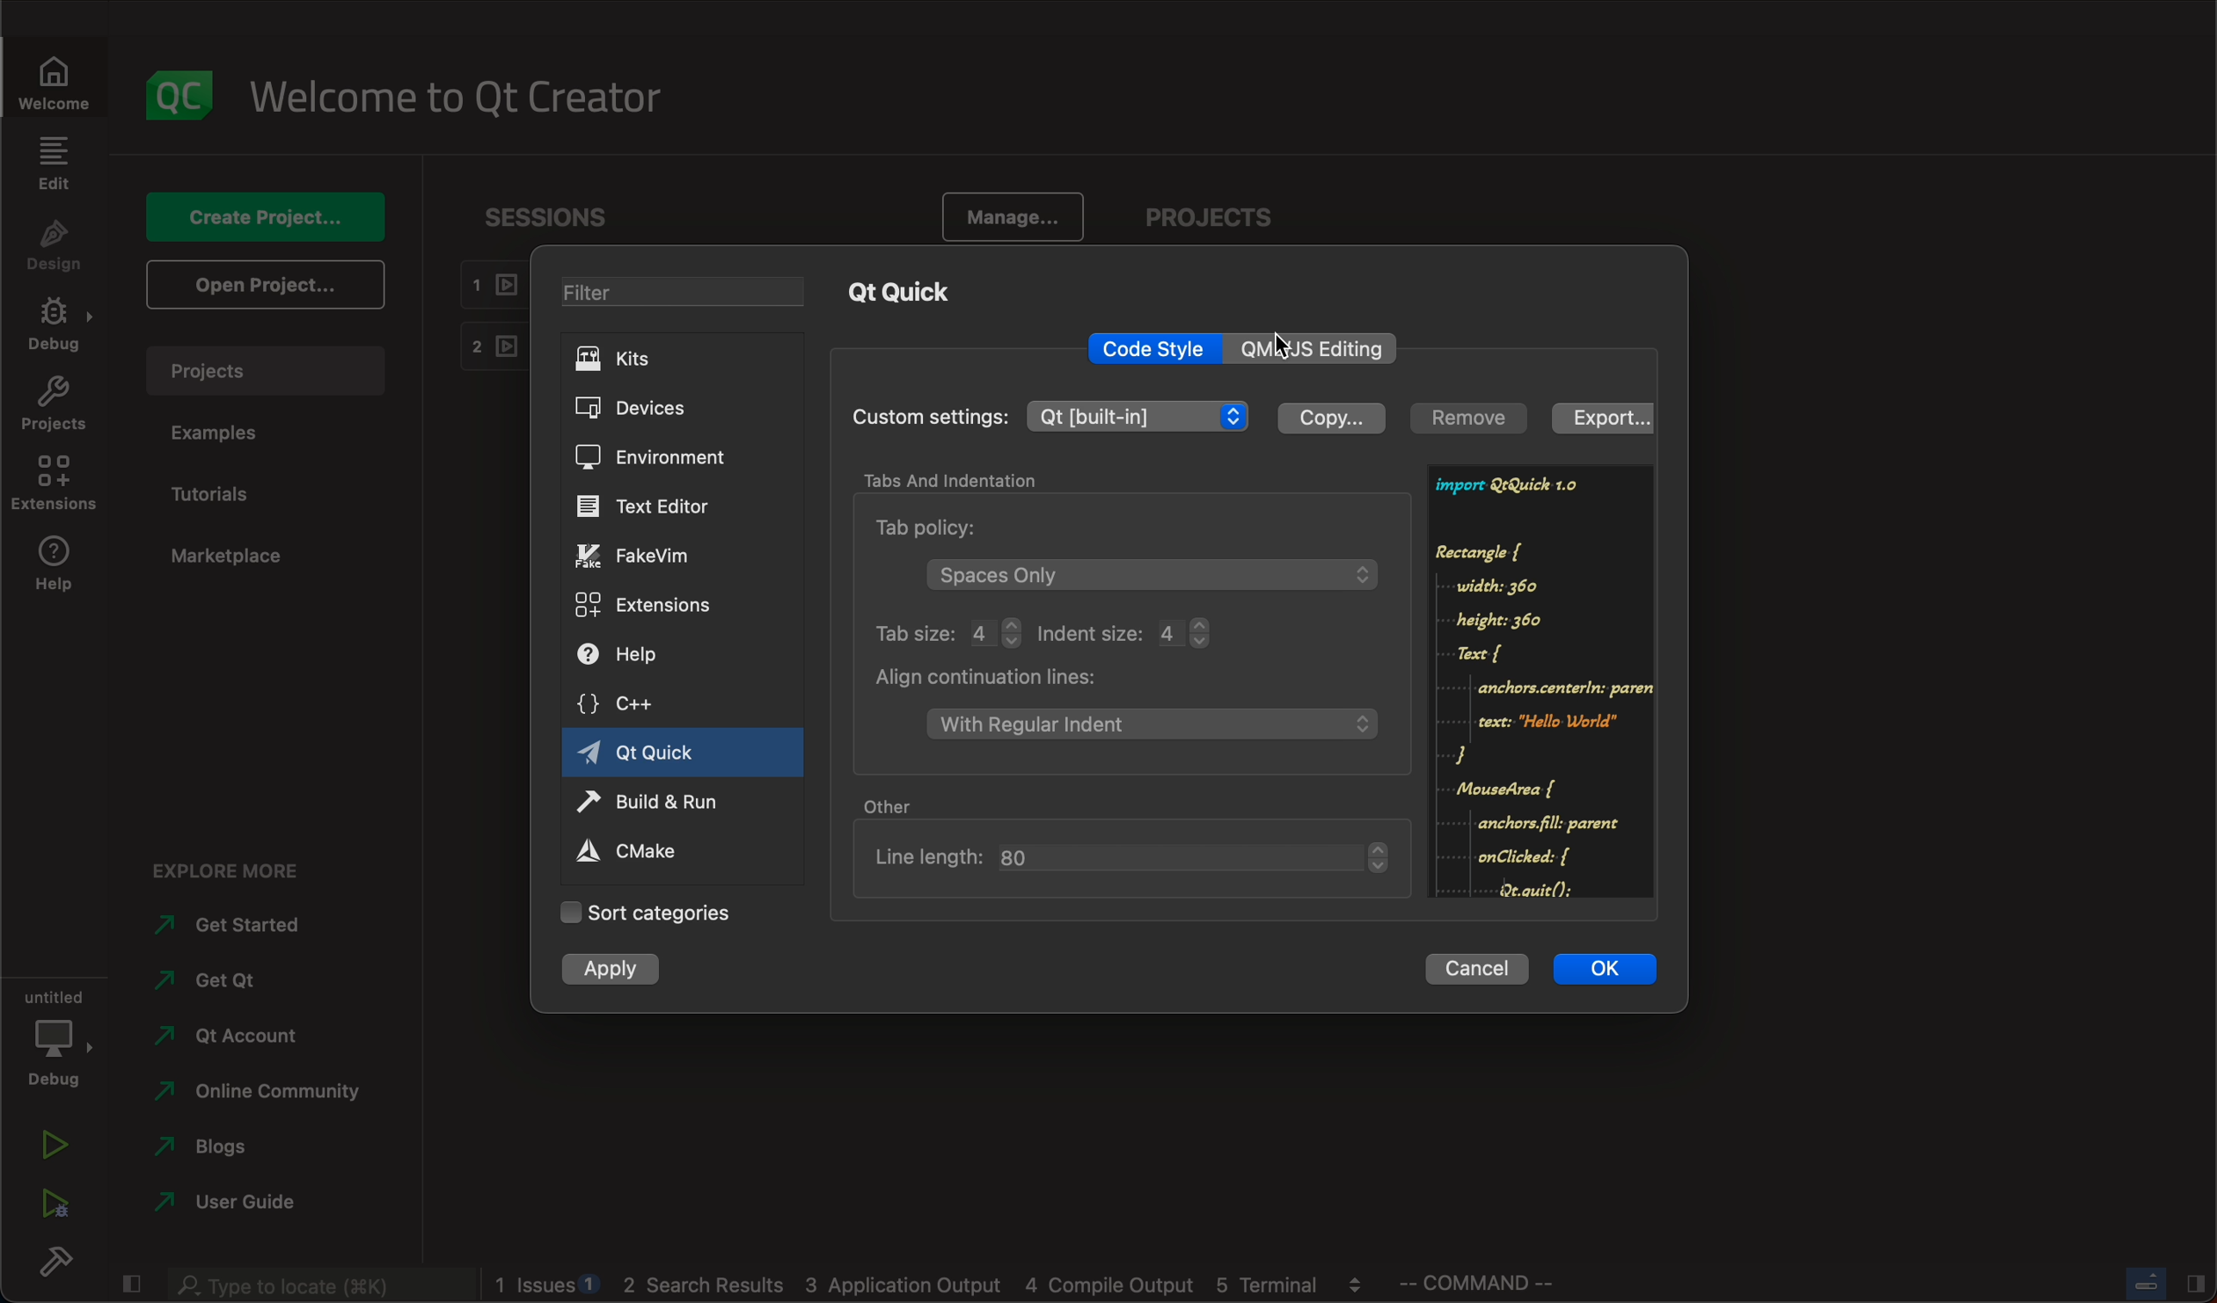  What do you see at coordinates (227, 434) in the screenshot?
I see `examples` at bounding box center [227, 434].